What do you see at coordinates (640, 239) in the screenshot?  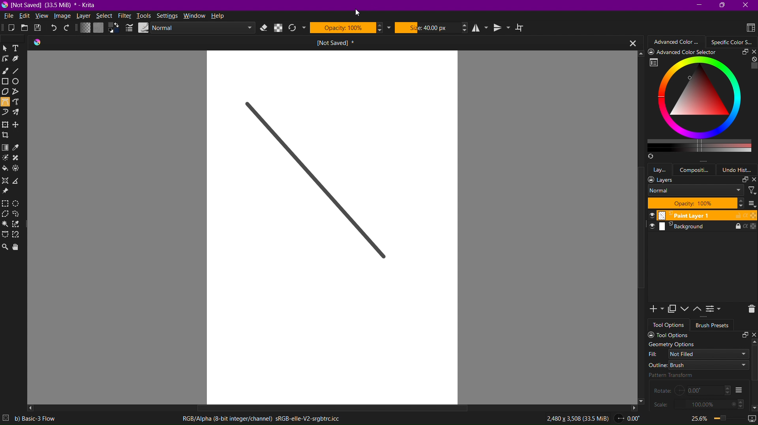 I see `Scrollbar` at bounding box center [640, 239].